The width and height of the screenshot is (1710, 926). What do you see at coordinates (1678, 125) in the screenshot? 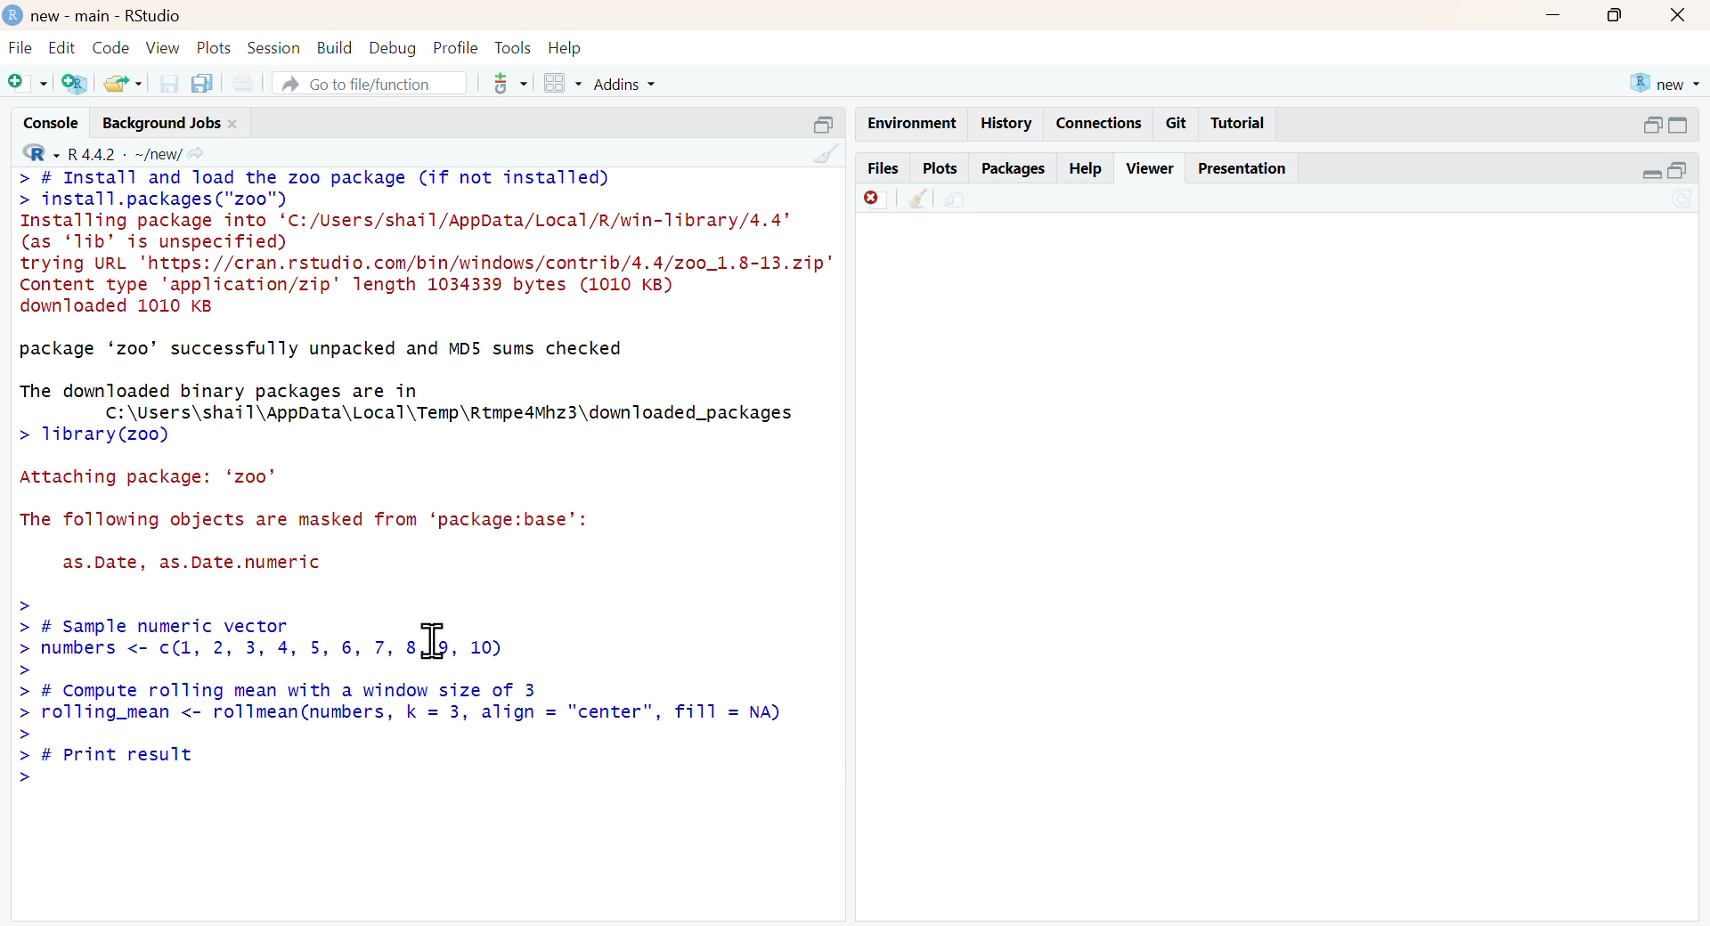
I see `switch to full view` at bounding box center [1678, 125].